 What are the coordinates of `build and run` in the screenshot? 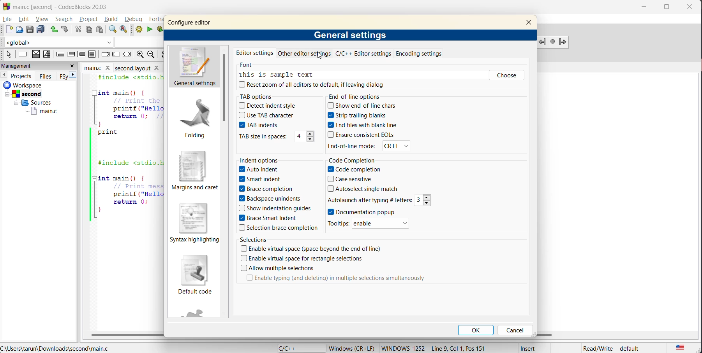 It's located at (160, 30).